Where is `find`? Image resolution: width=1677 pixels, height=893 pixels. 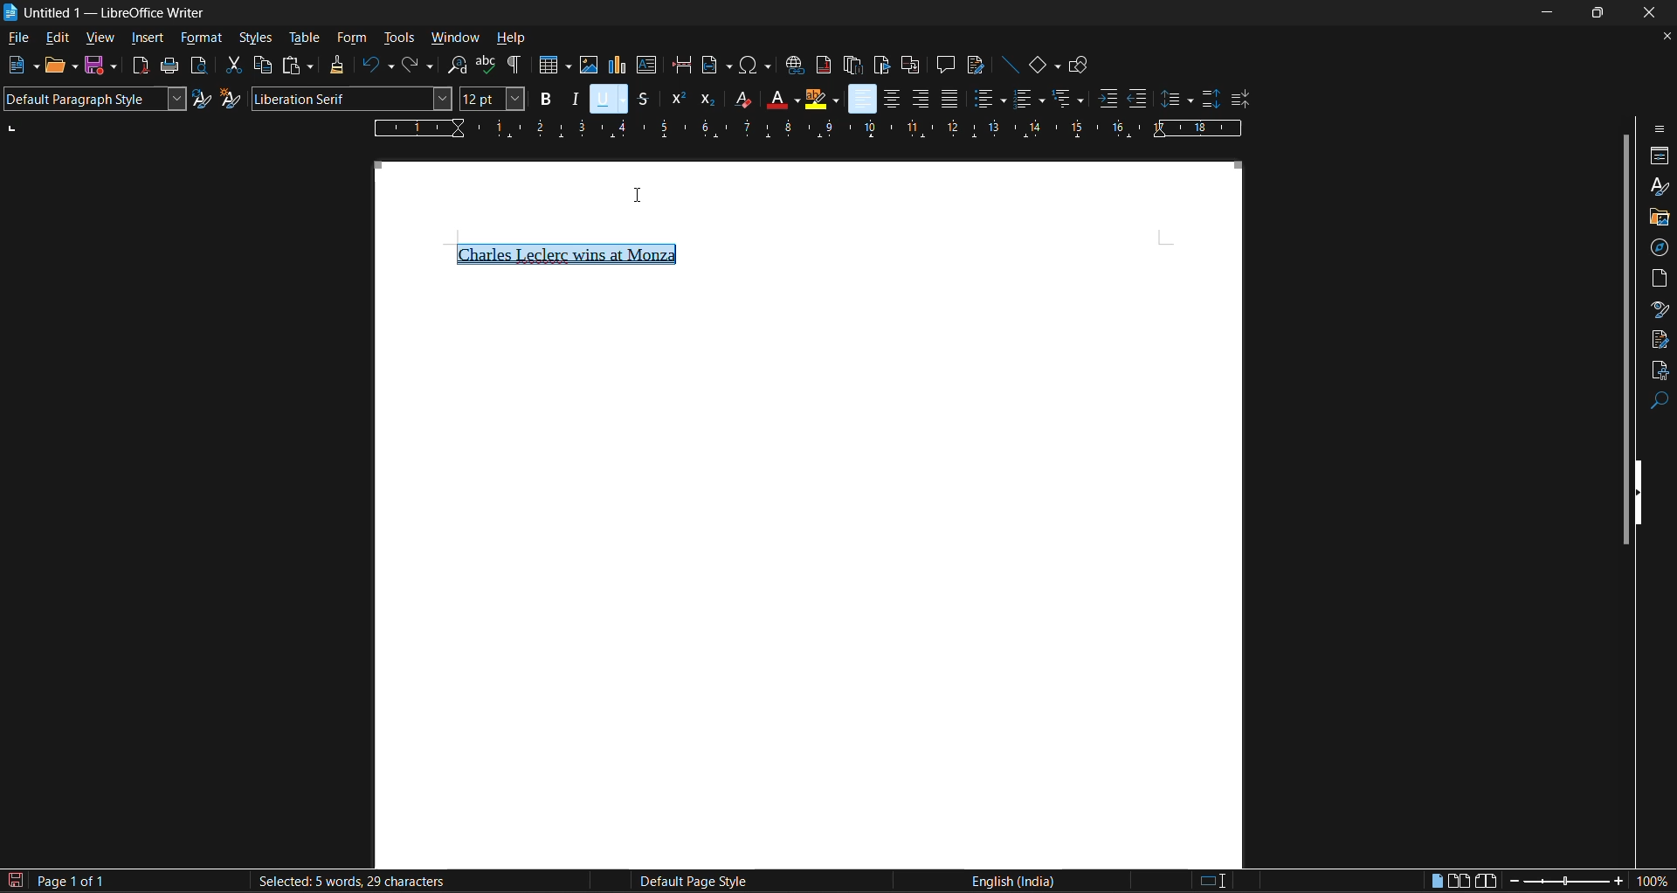
find is located at coordinates (1660, 402).